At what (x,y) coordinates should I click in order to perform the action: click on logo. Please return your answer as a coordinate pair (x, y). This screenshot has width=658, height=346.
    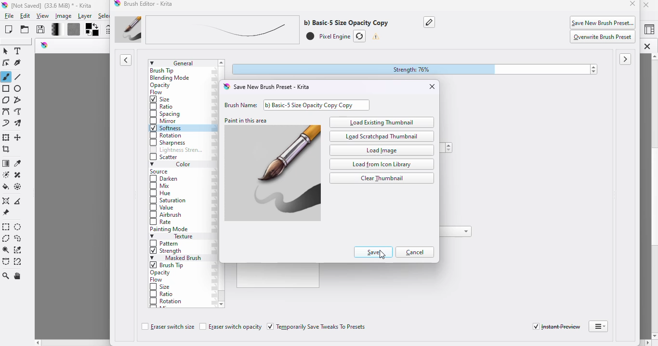
    Looking at the image, I should click on (45, 45).